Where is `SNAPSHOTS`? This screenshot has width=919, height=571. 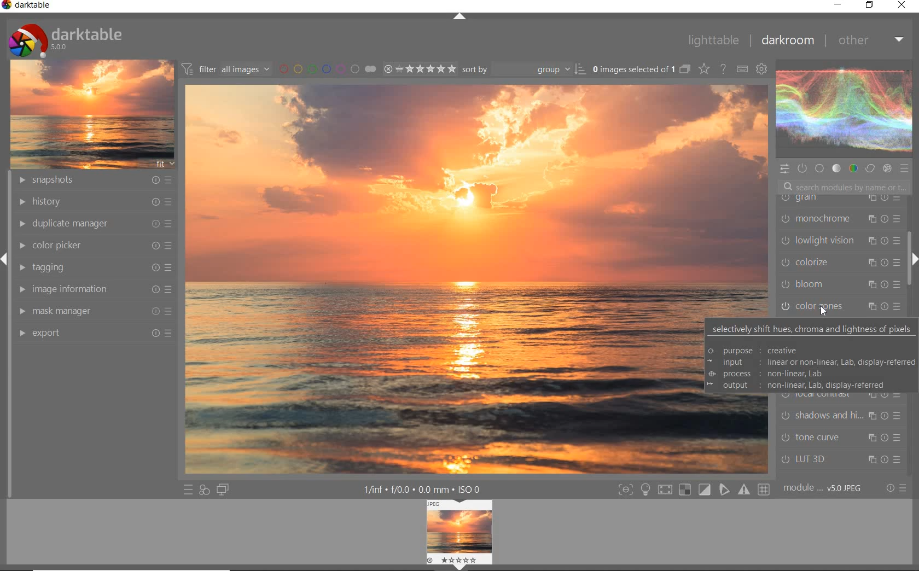
SNAPSHOTS is located at coordinates (94, 180).